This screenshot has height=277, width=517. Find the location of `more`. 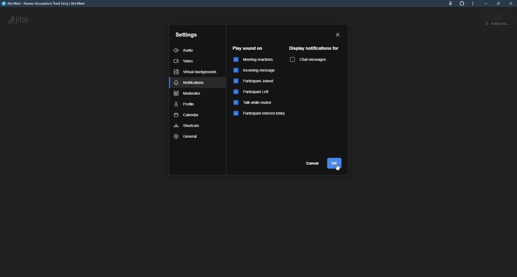

more is located at coordinates (474, 3).